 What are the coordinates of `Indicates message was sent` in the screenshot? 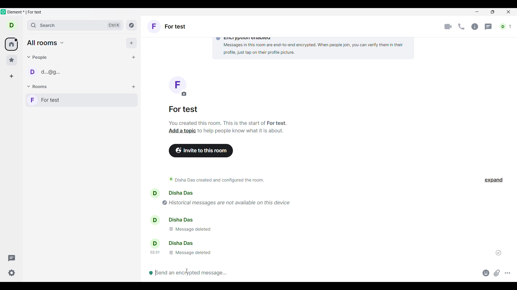 It's located at (498, 253).